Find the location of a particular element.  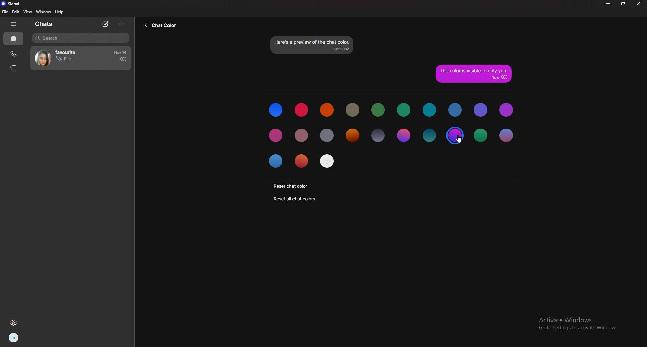

help is located at coordinates (60, 12).